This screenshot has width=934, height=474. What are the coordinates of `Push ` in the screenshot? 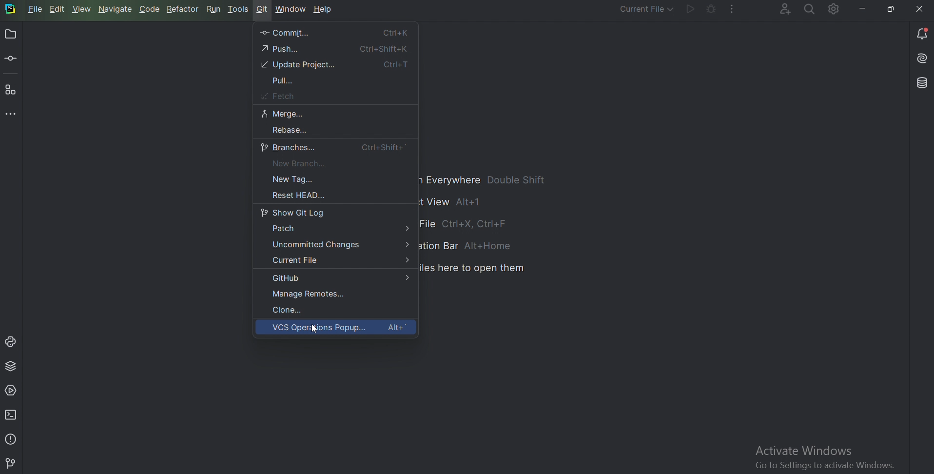 It's located at (336, 48).